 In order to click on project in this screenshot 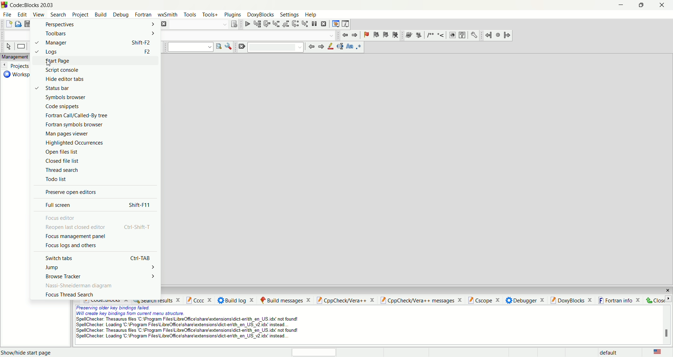, I will do `click(80, 15)`.